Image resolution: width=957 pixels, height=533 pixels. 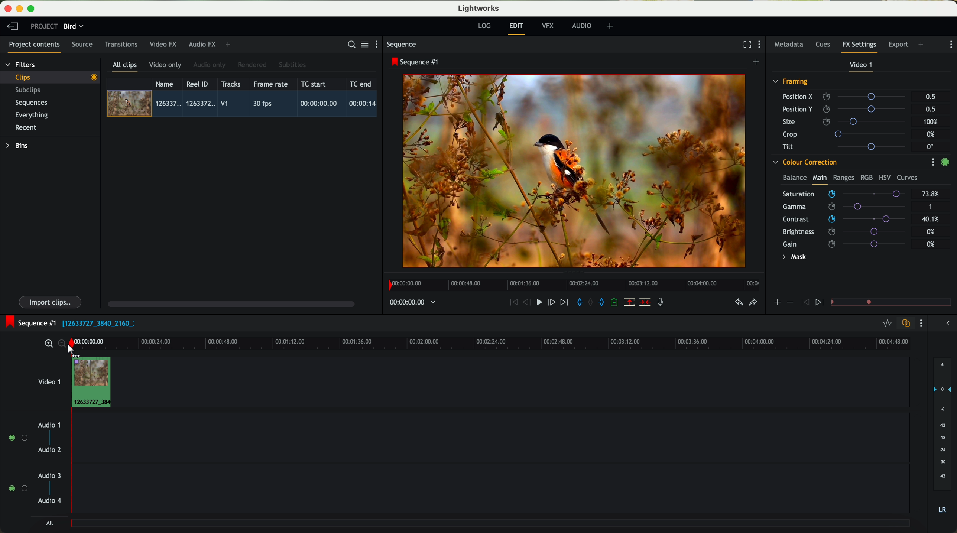 What do you see at coordinates (804, 162) in the screenshot?
I see `colour correction` at bounding box center [804, 162].